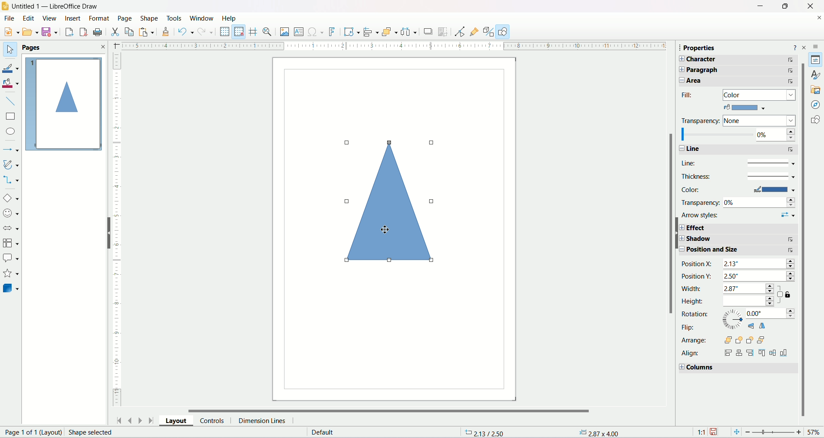  I want to click on Close document, so click(818, 18).